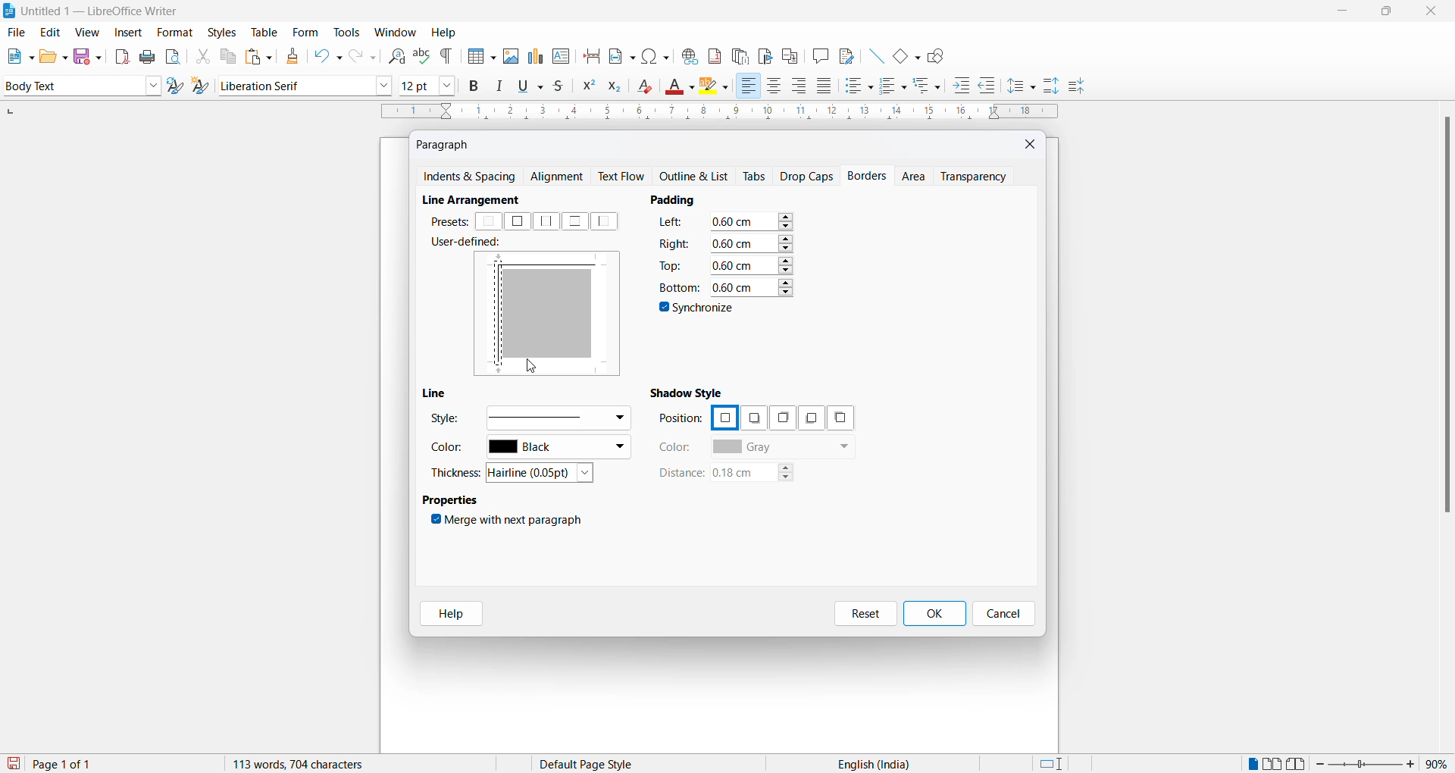 The width and height of the screenshot is (1455, 773). I want to click on basic shapes, so click(903, 54).